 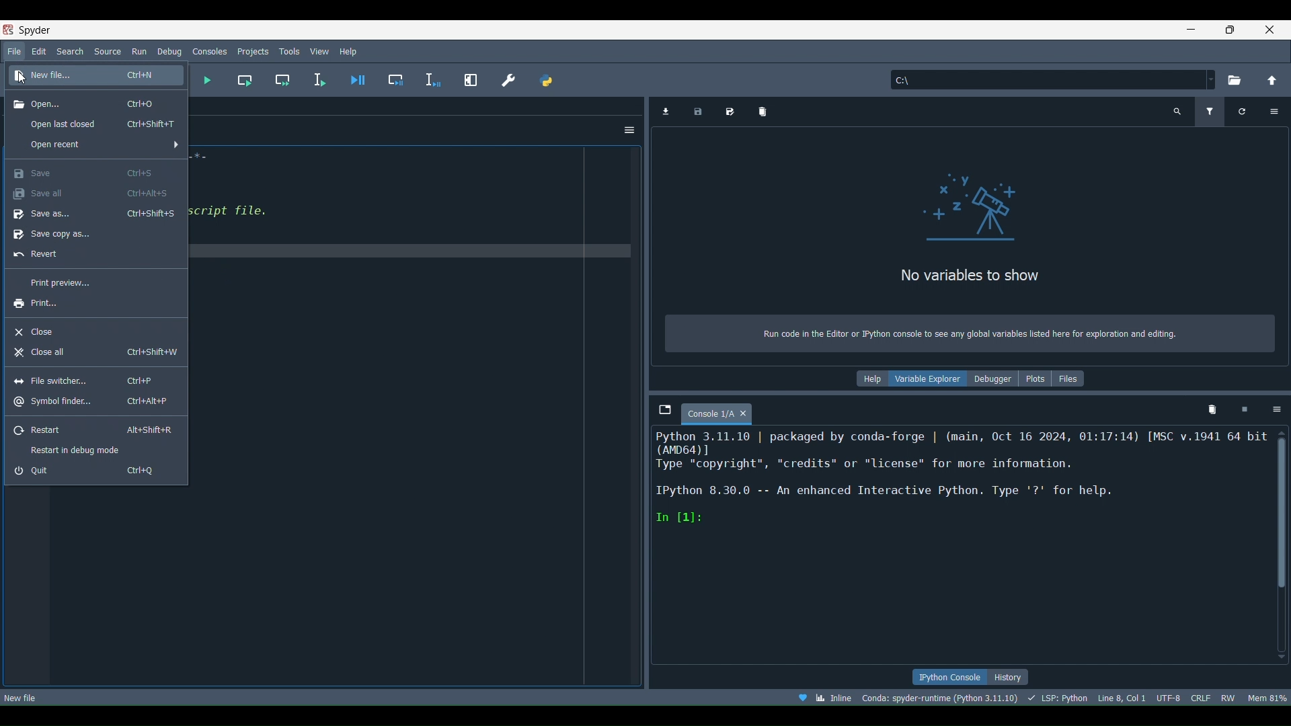 I want to click on Print, so click(x=35, y=302).